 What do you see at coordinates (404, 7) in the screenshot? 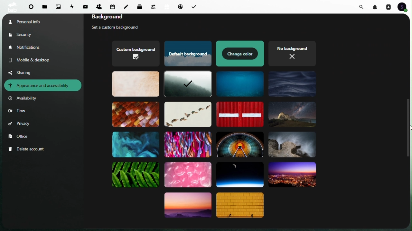
I see `Account icon` at bounding box center [404, 7].